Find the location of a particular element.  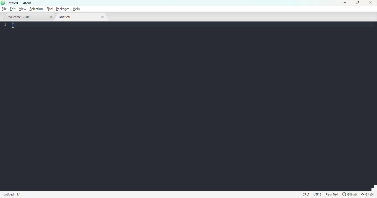

untitled is located at coordinates (78, 17).